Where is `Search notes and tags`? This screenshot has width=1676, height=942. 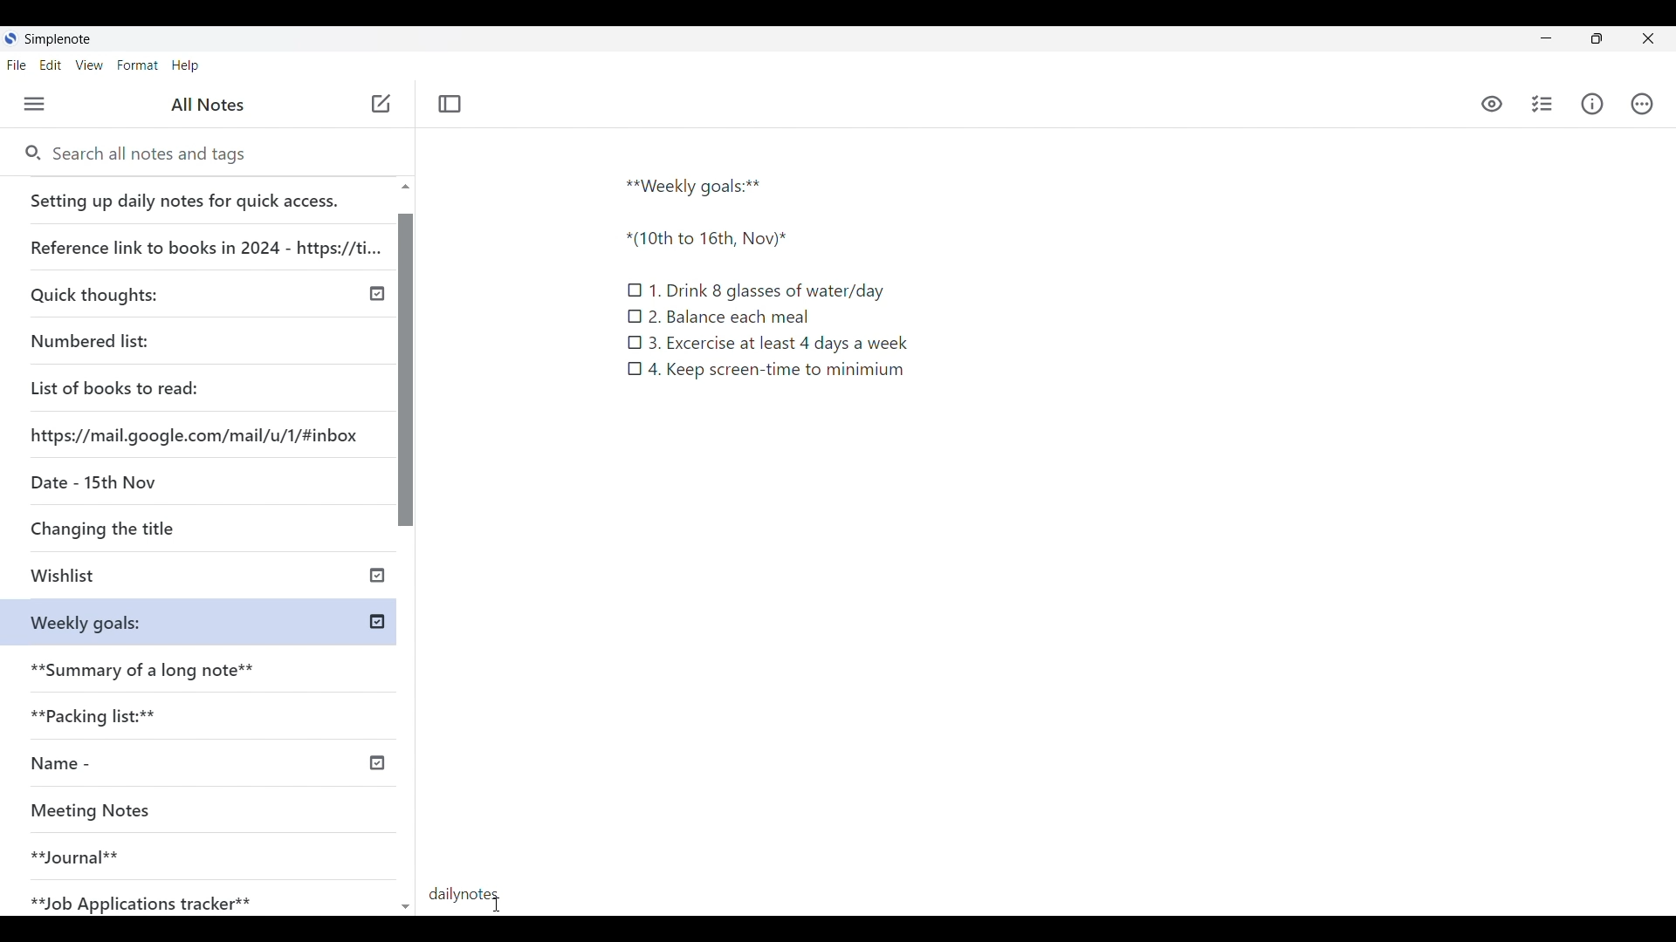 Search notes and tags is located at coordinates (156, 154).